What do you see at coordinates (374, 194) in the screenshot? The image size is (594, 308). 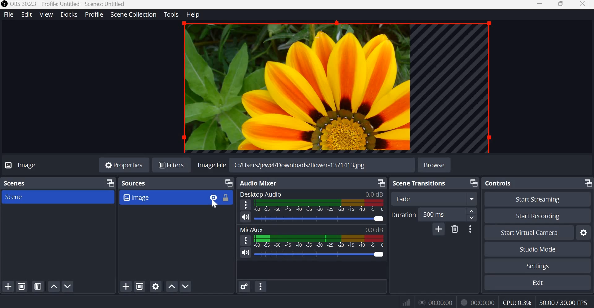 I see `Audio Level Indicator` at bounding box center [374, 194].